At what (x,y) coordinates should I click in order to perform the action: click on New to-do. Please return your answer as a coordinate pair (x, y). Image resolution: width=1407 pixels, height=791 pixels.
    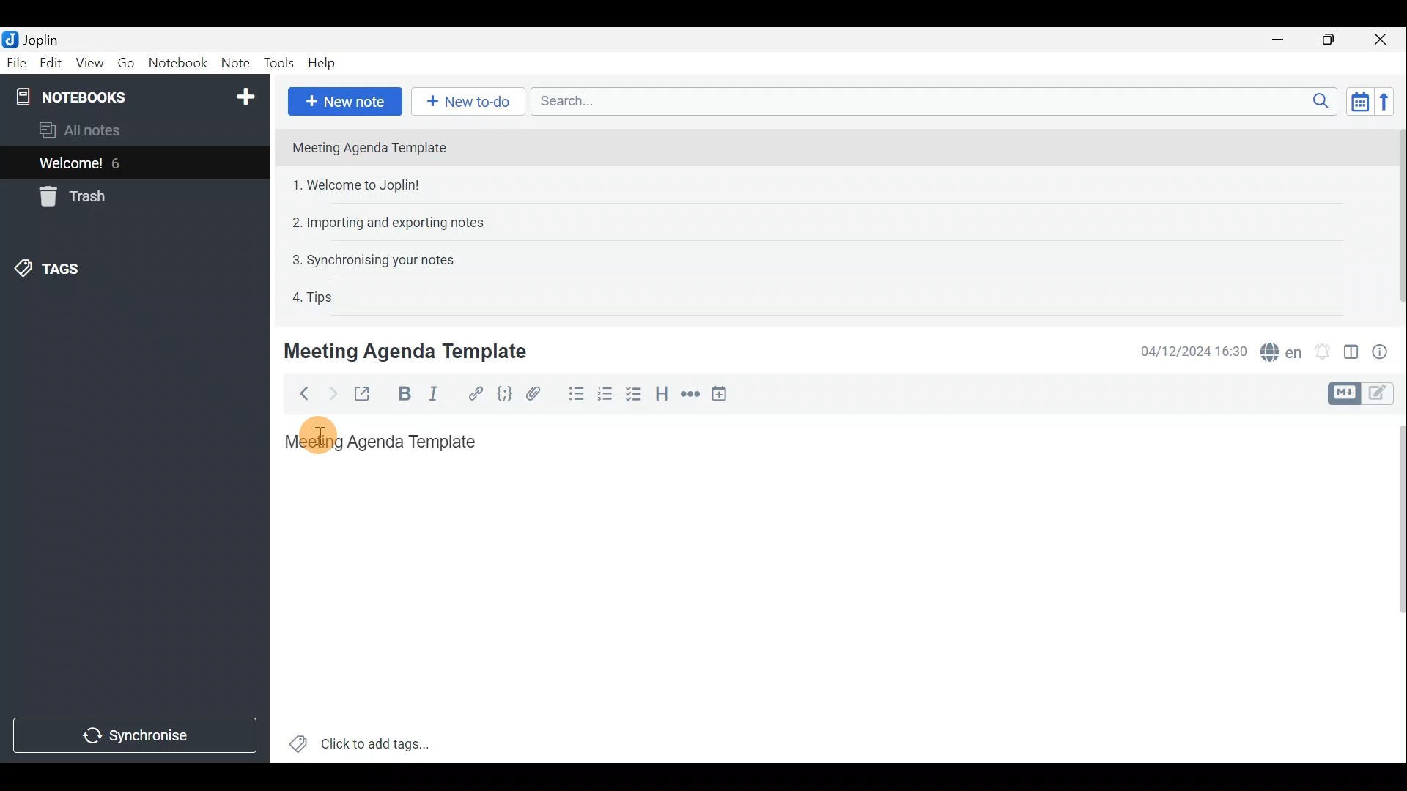
    Looking at the image, I should click on (461, 102).